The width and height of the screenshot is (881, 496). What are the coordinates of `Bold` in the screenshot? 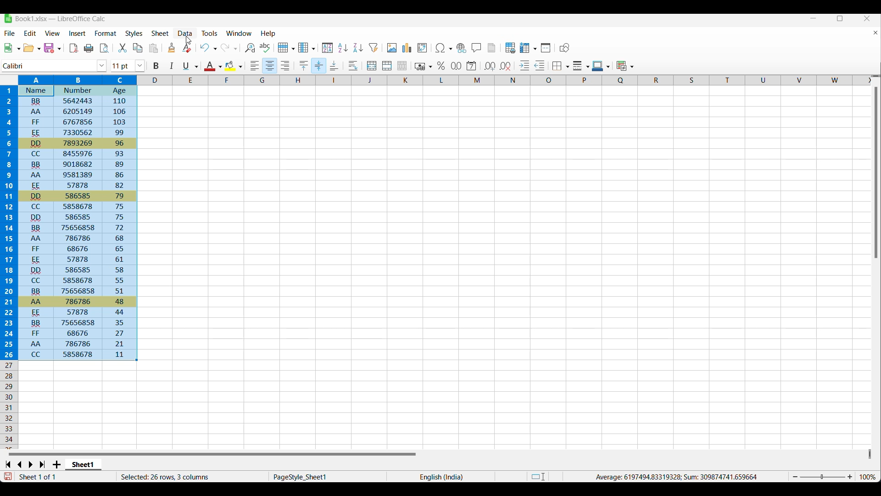 It's located at (156, 66).